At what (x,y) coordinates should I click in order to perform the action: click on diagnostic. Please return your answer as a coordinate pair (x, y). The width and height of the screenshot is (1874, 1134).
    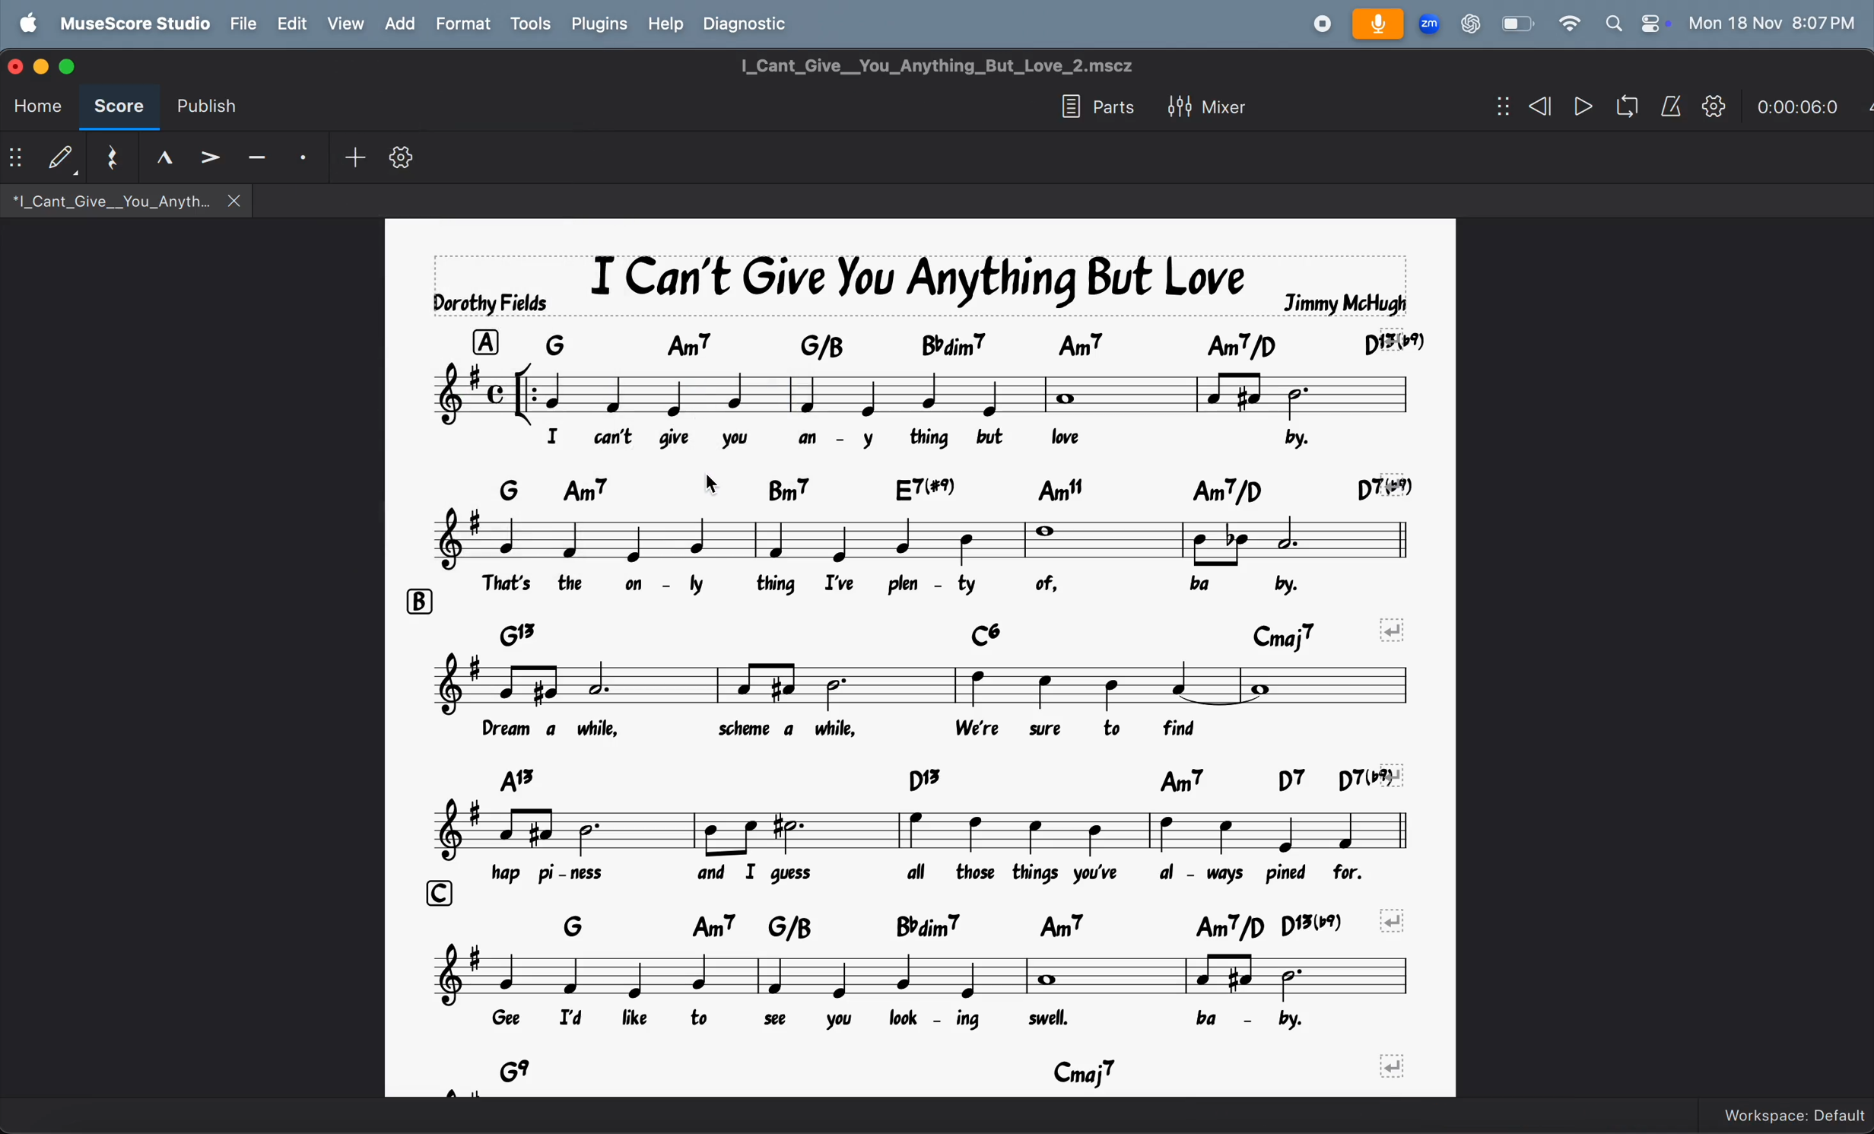
    Looking at the image, I should click on (751, 23).